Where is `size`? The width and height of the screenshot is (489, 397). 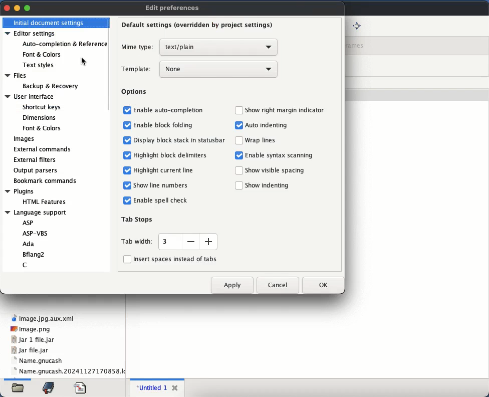
size is located at coordinates (187, 241).